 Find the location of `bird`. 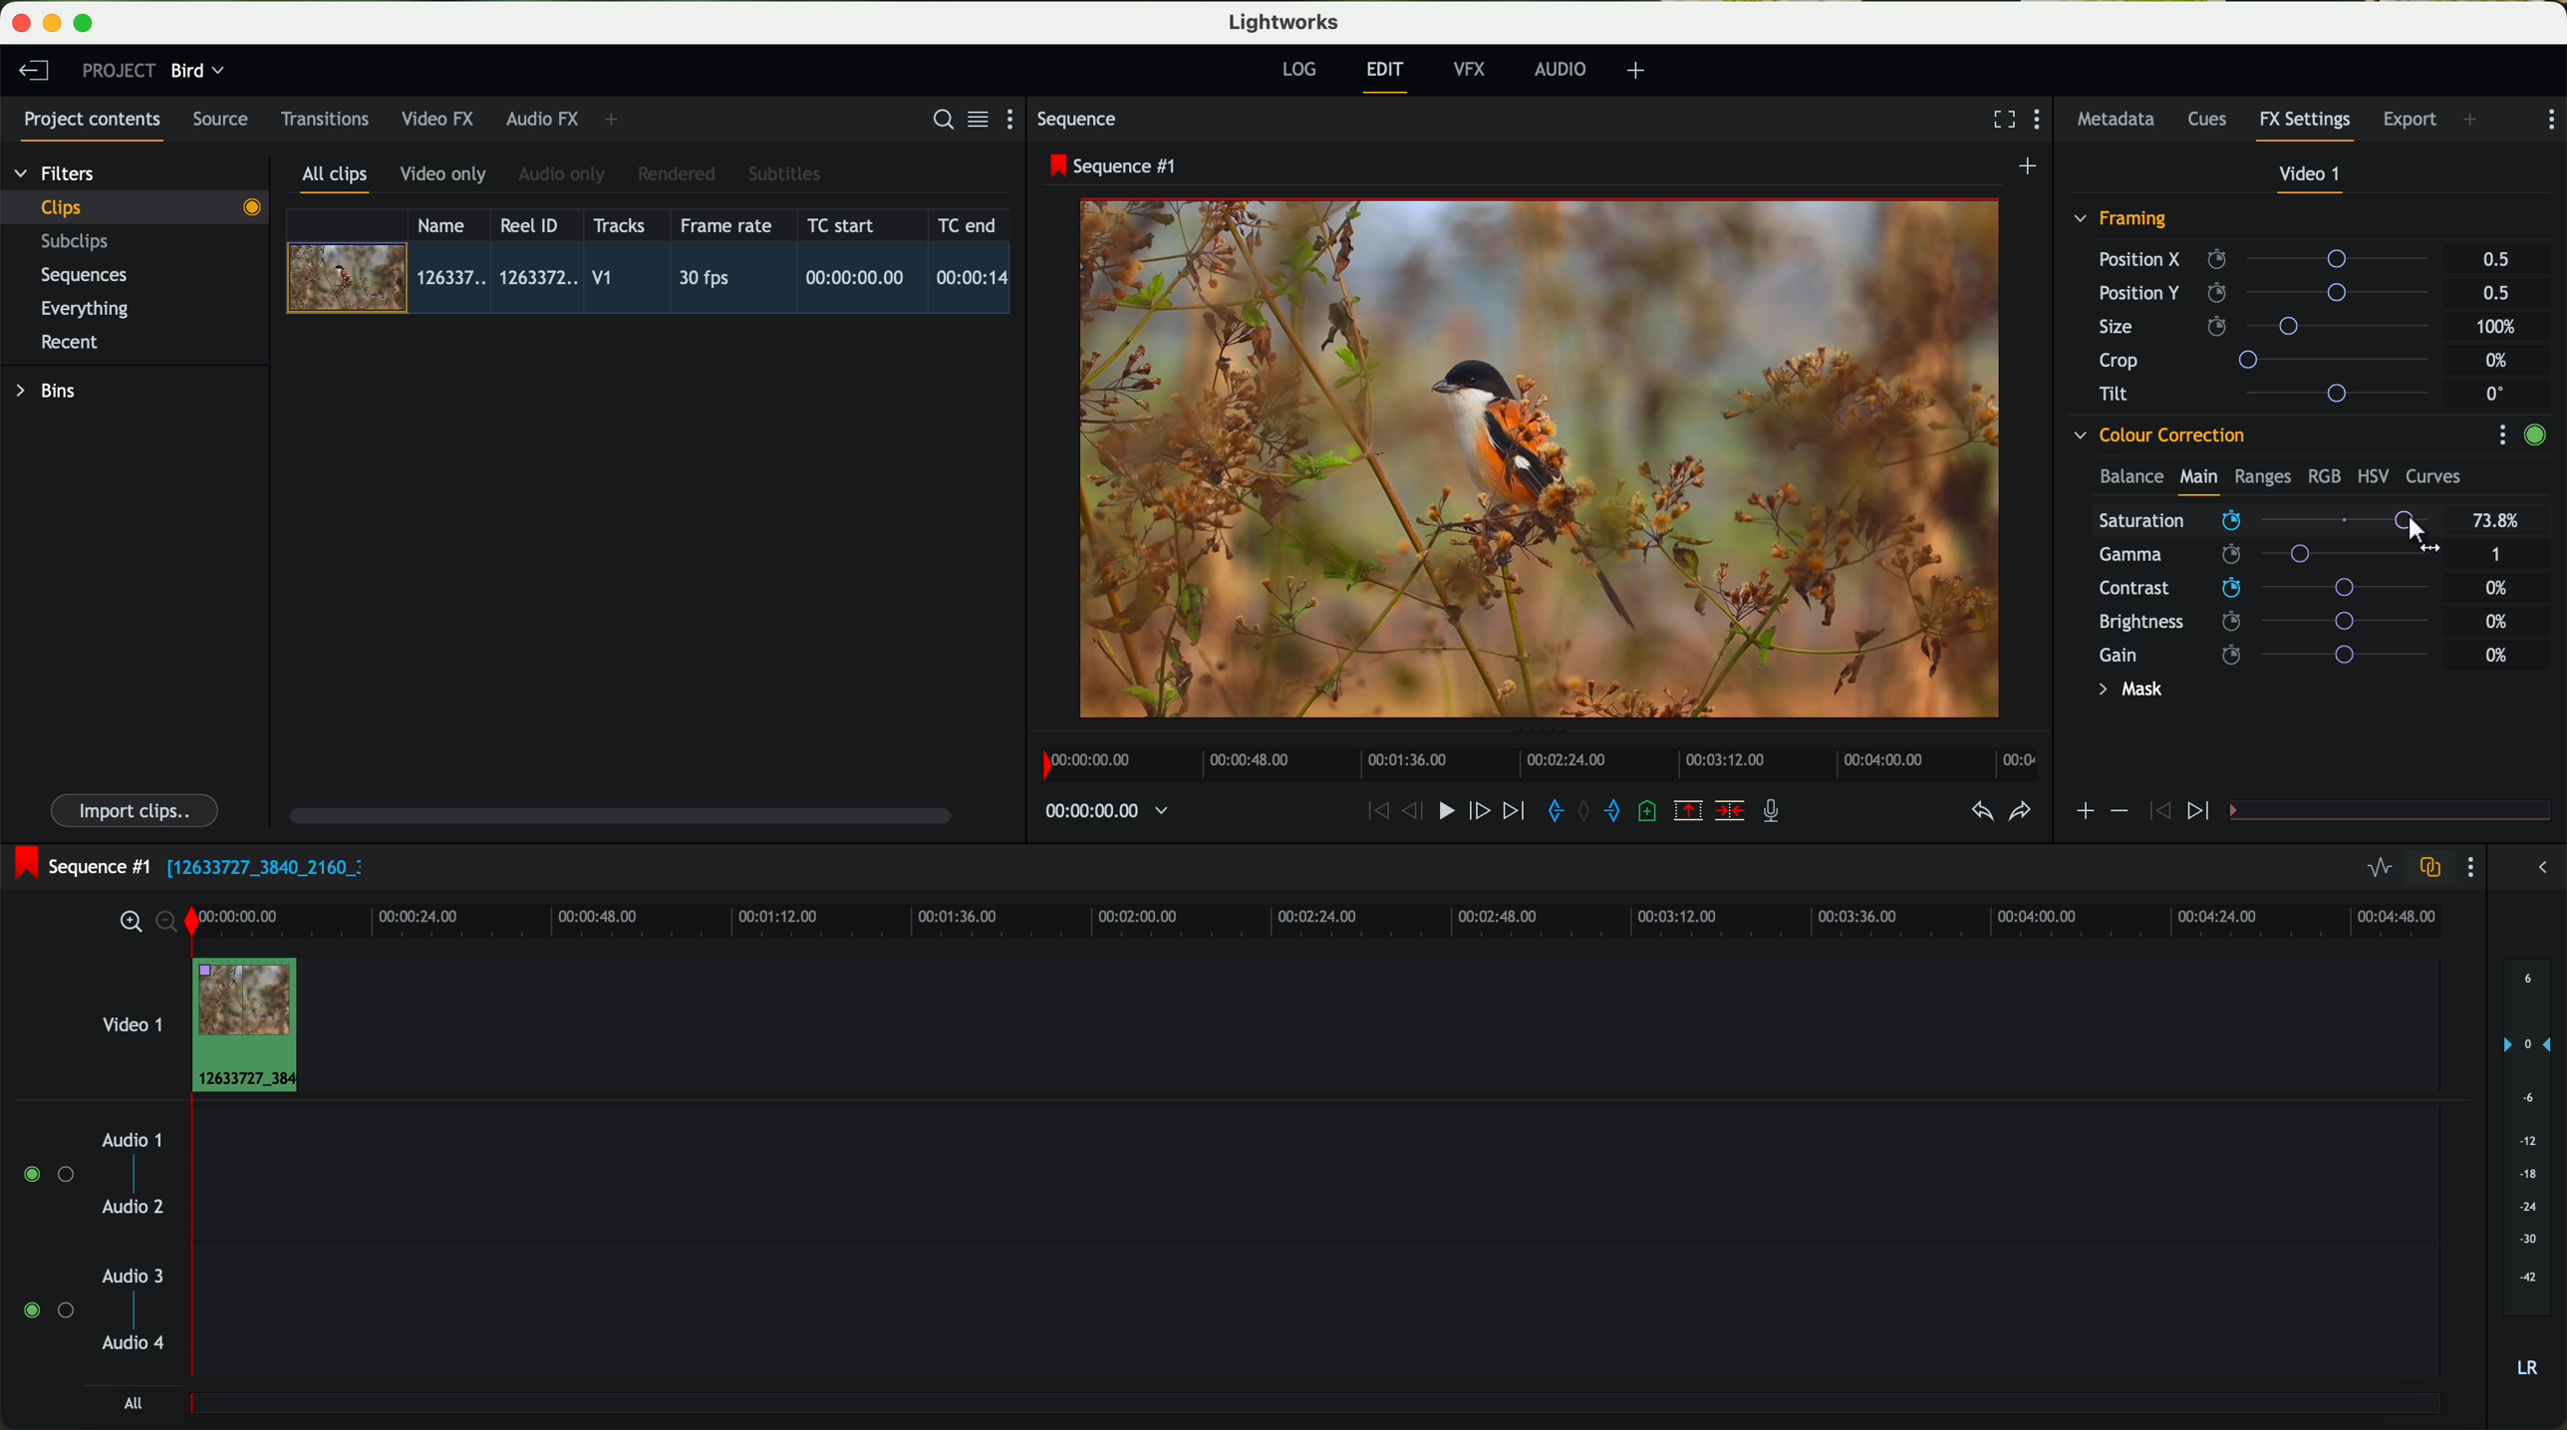

bird is located at coordinates (197, 72).